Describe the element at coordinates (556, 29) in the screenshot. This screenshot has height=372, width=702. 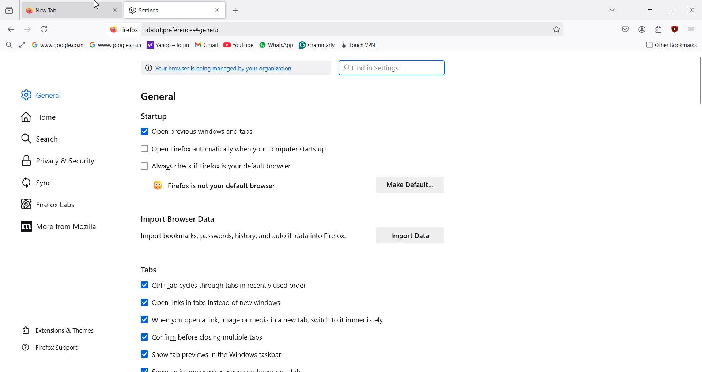
I see `Favorites` at that location.